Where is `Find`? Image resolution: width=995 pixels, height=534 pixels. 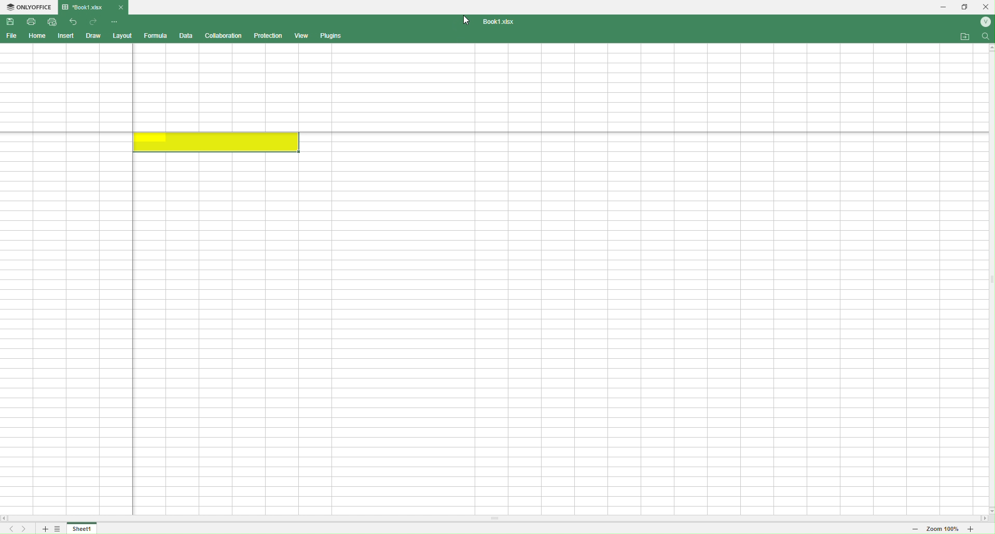
Find is located at coordinates (986, 38).